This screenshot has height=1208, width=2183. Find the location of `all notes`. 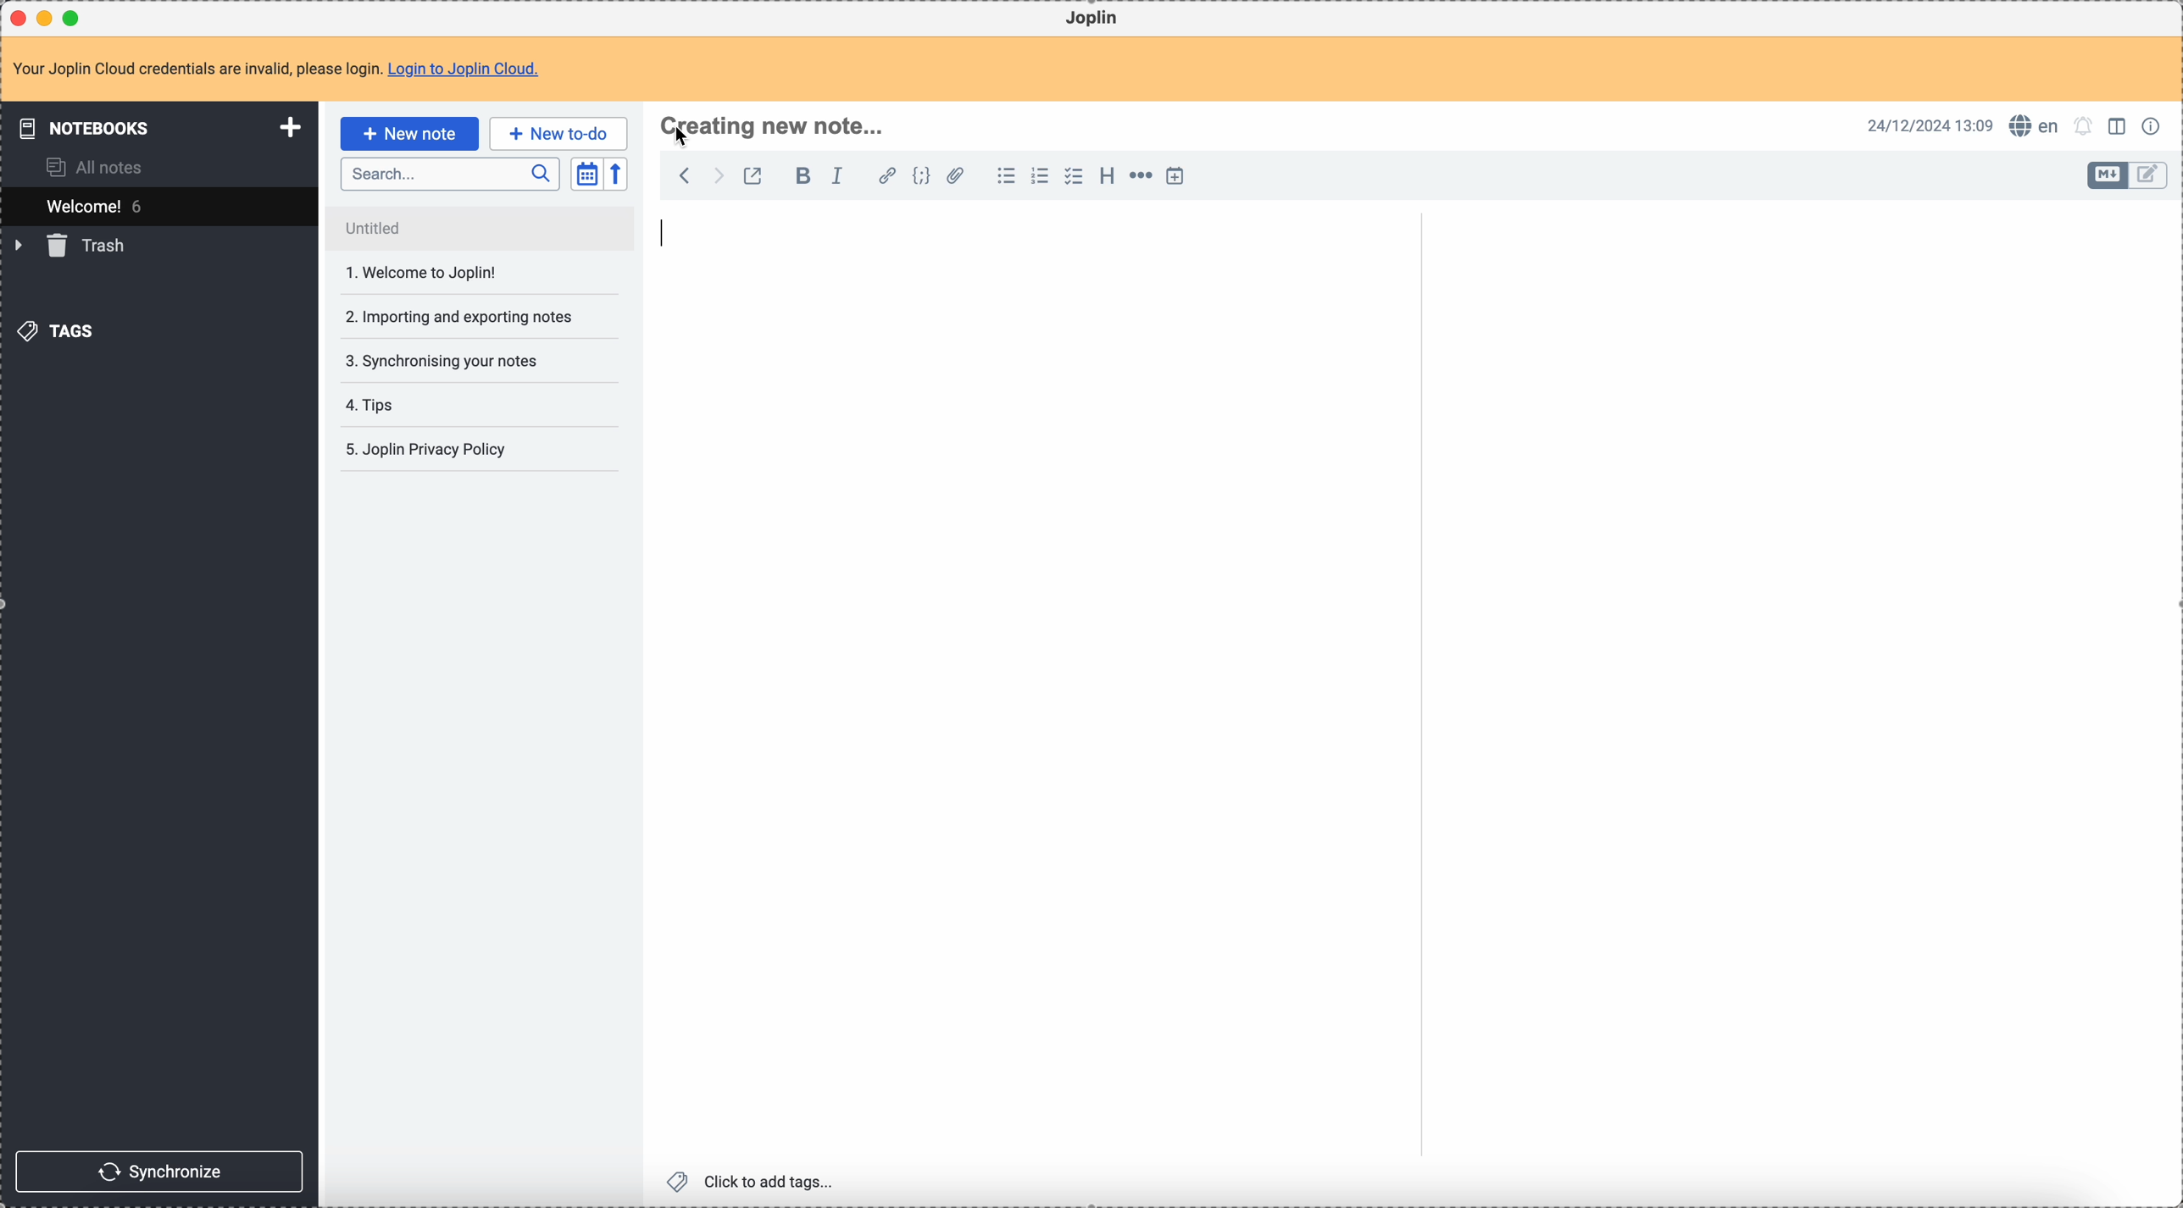

all notes is located at coordinates (100, 166).